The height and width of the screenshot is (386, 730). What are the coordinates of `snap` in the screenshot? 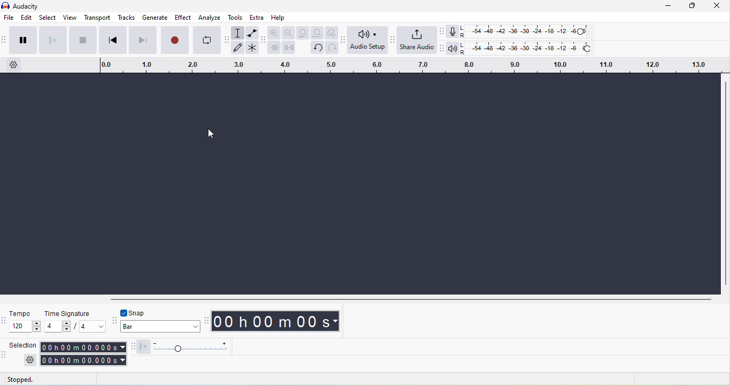 It's located at (139, 313).